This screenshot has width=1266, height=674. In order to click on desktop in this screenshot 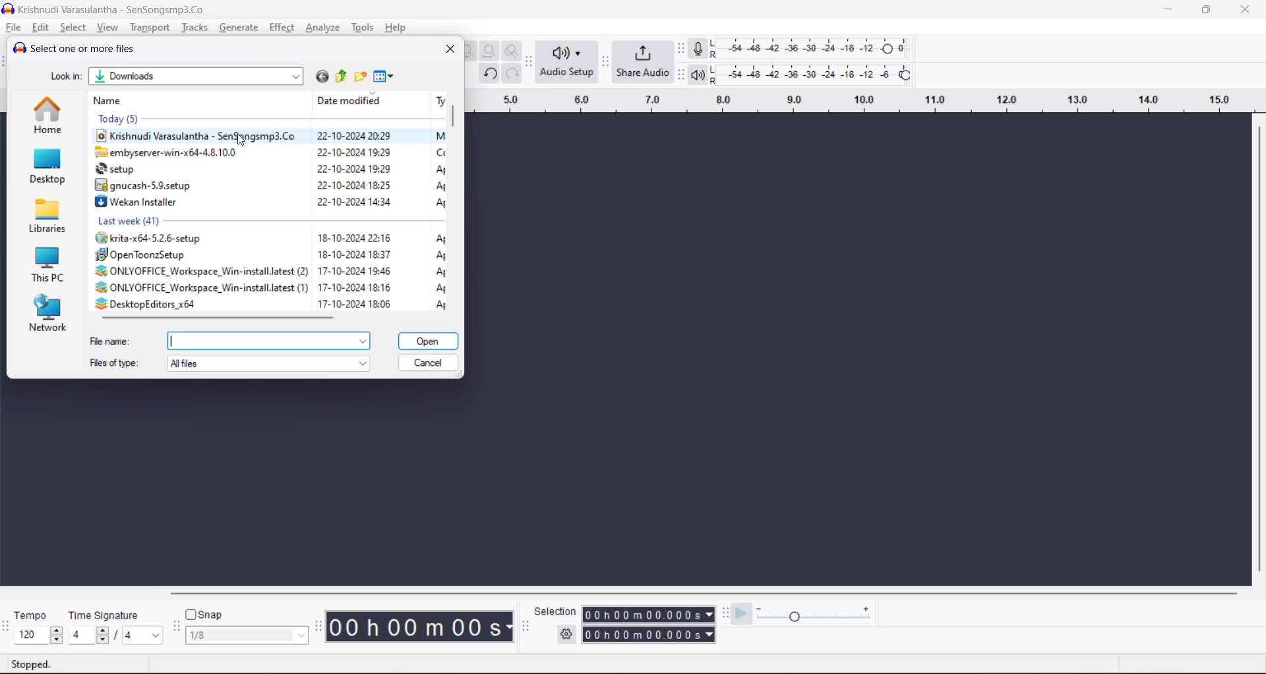, I will do `click(49, 167)`.